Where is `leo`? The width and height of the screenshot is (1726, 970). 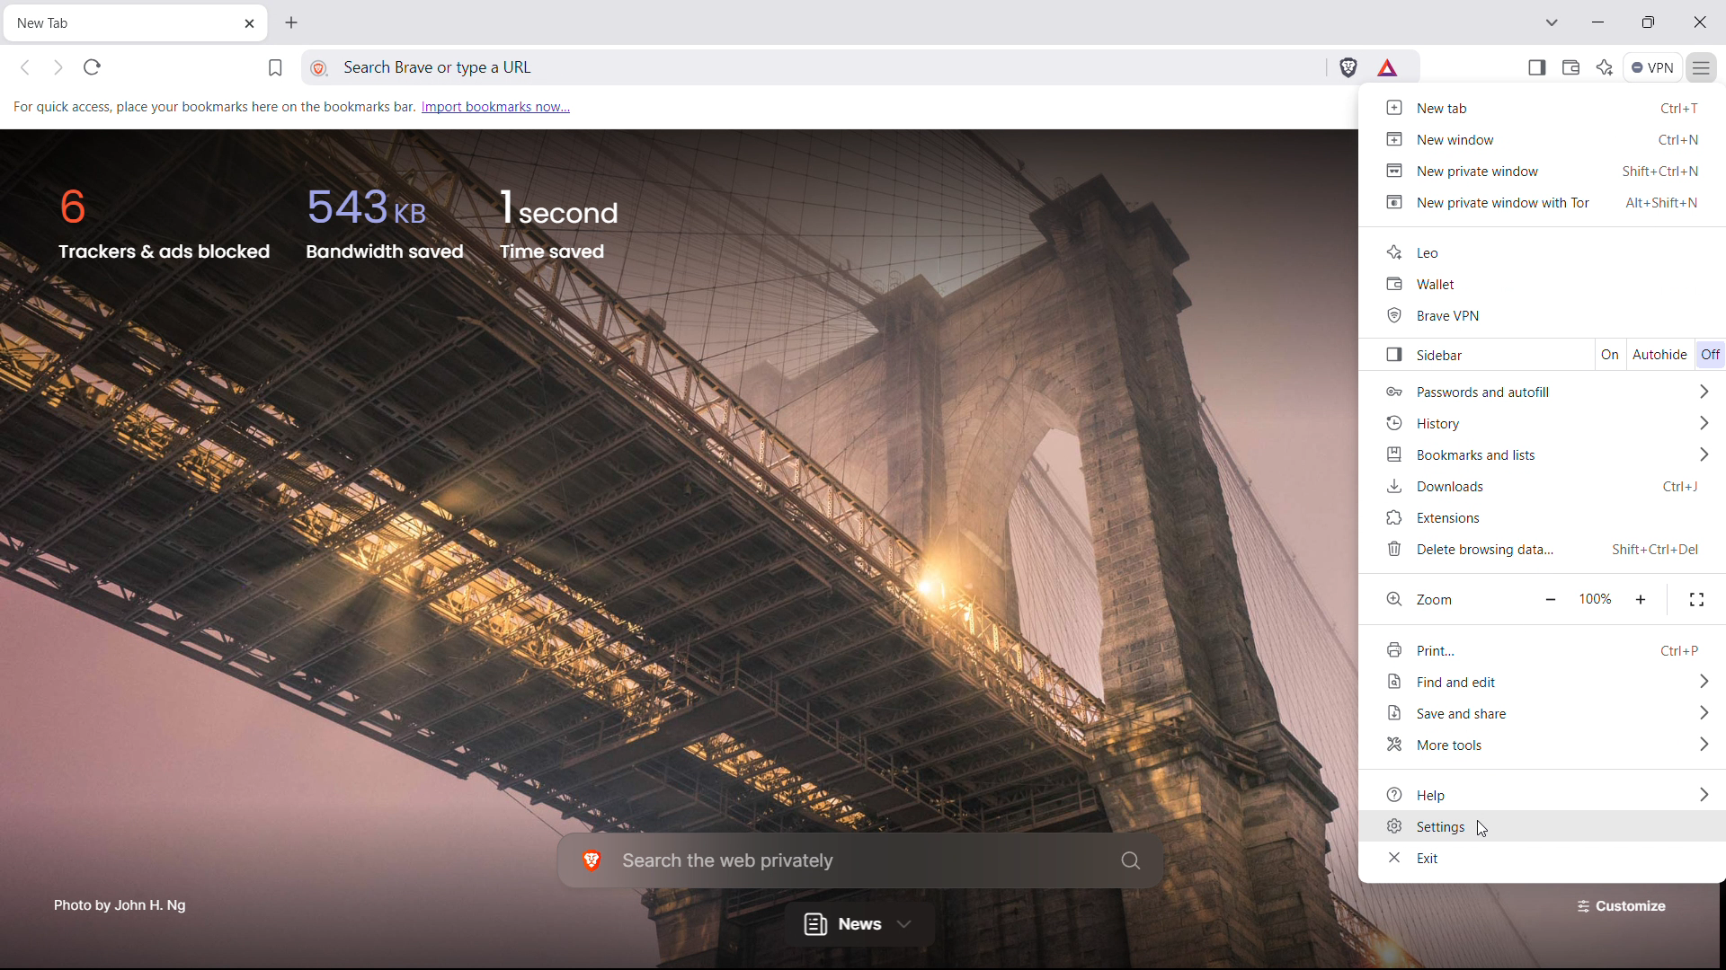 leo is located at coordinates (1543, 250).